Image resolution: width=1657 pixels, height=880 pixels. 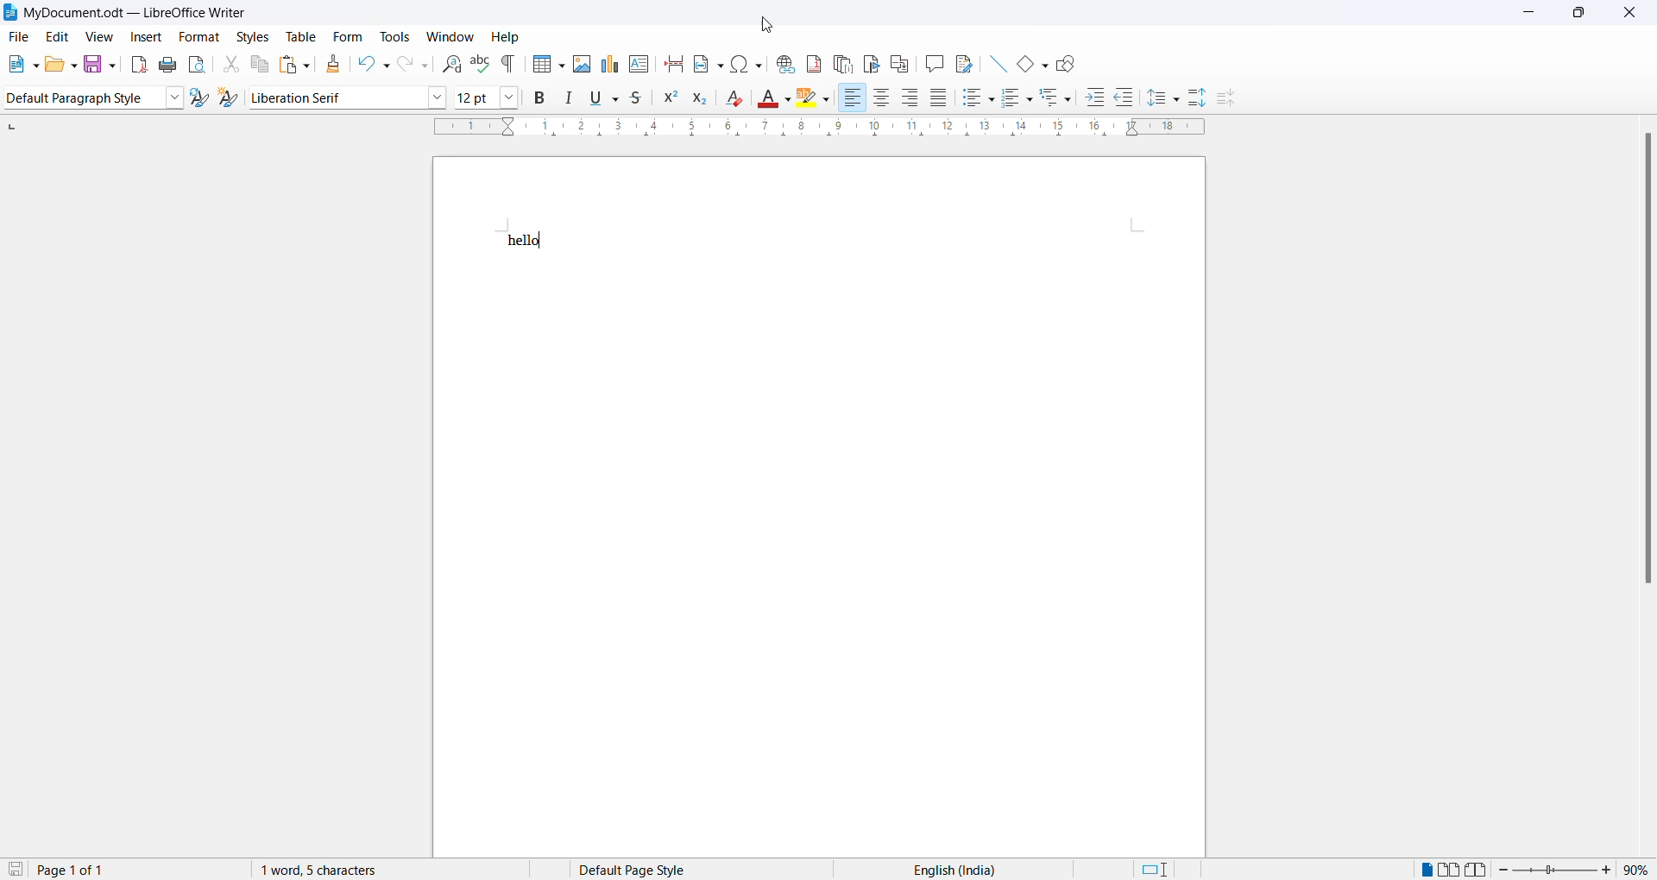 What do you see at coordinates (1016, 99) in the screenshot?
I see `Toggle order list` at bounding box center [1016, 99].